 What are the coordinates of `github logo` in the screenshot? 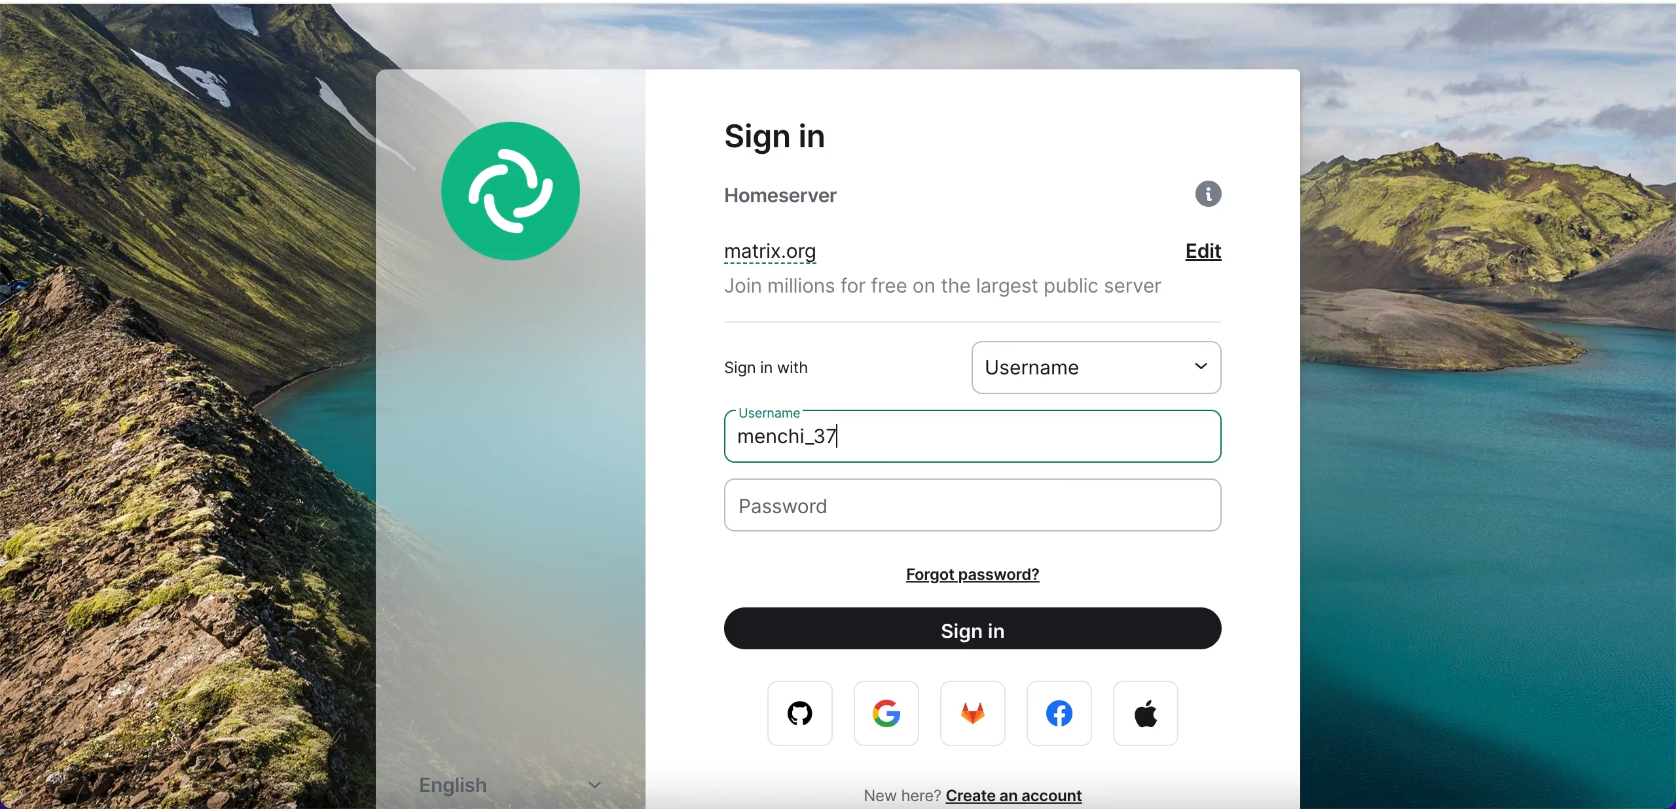 It's located at (791, 714).